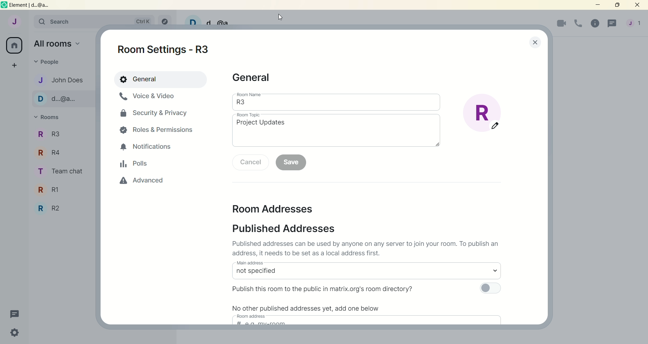  Describe the element at coordinates (250, 94) in the screenshot. I see `room name` at that location.